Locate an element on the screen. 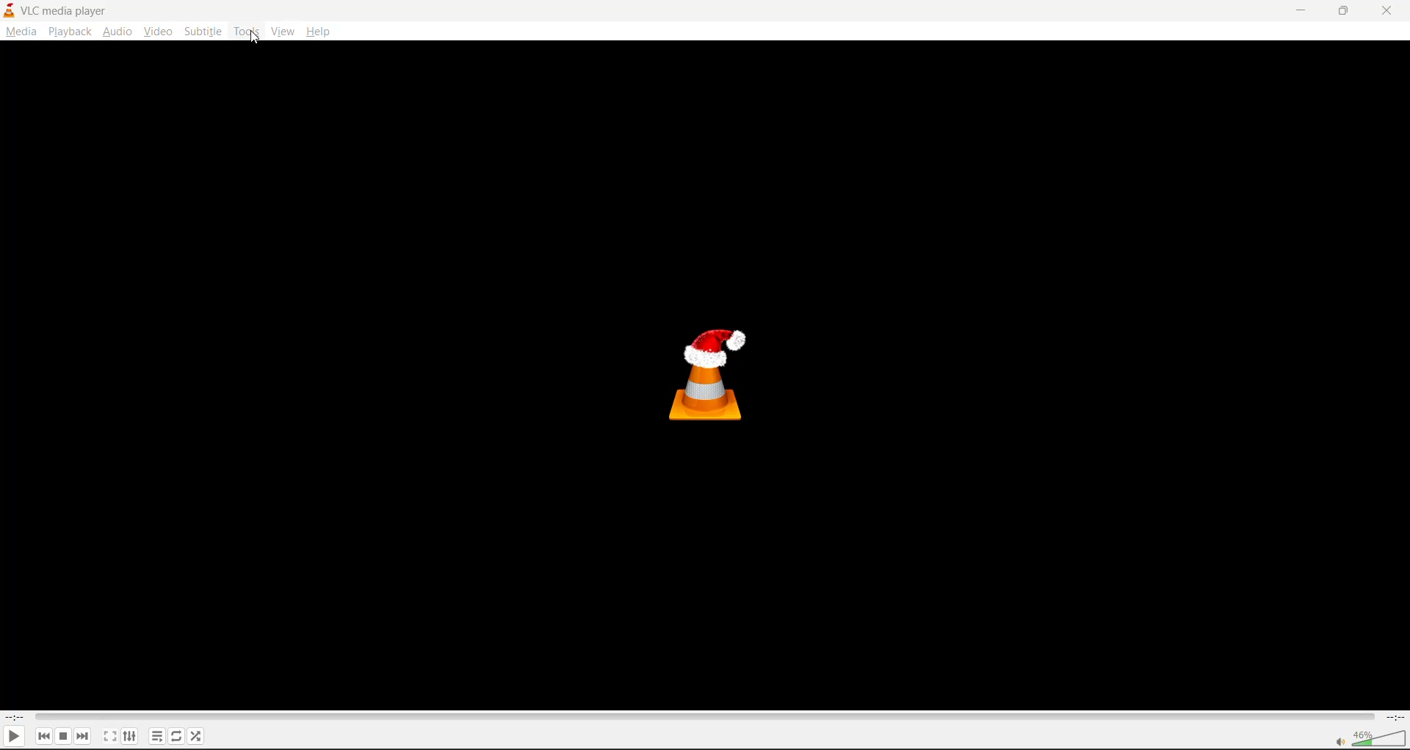 The image size is (1410, 750). stop is located at coordinates (65, 735).